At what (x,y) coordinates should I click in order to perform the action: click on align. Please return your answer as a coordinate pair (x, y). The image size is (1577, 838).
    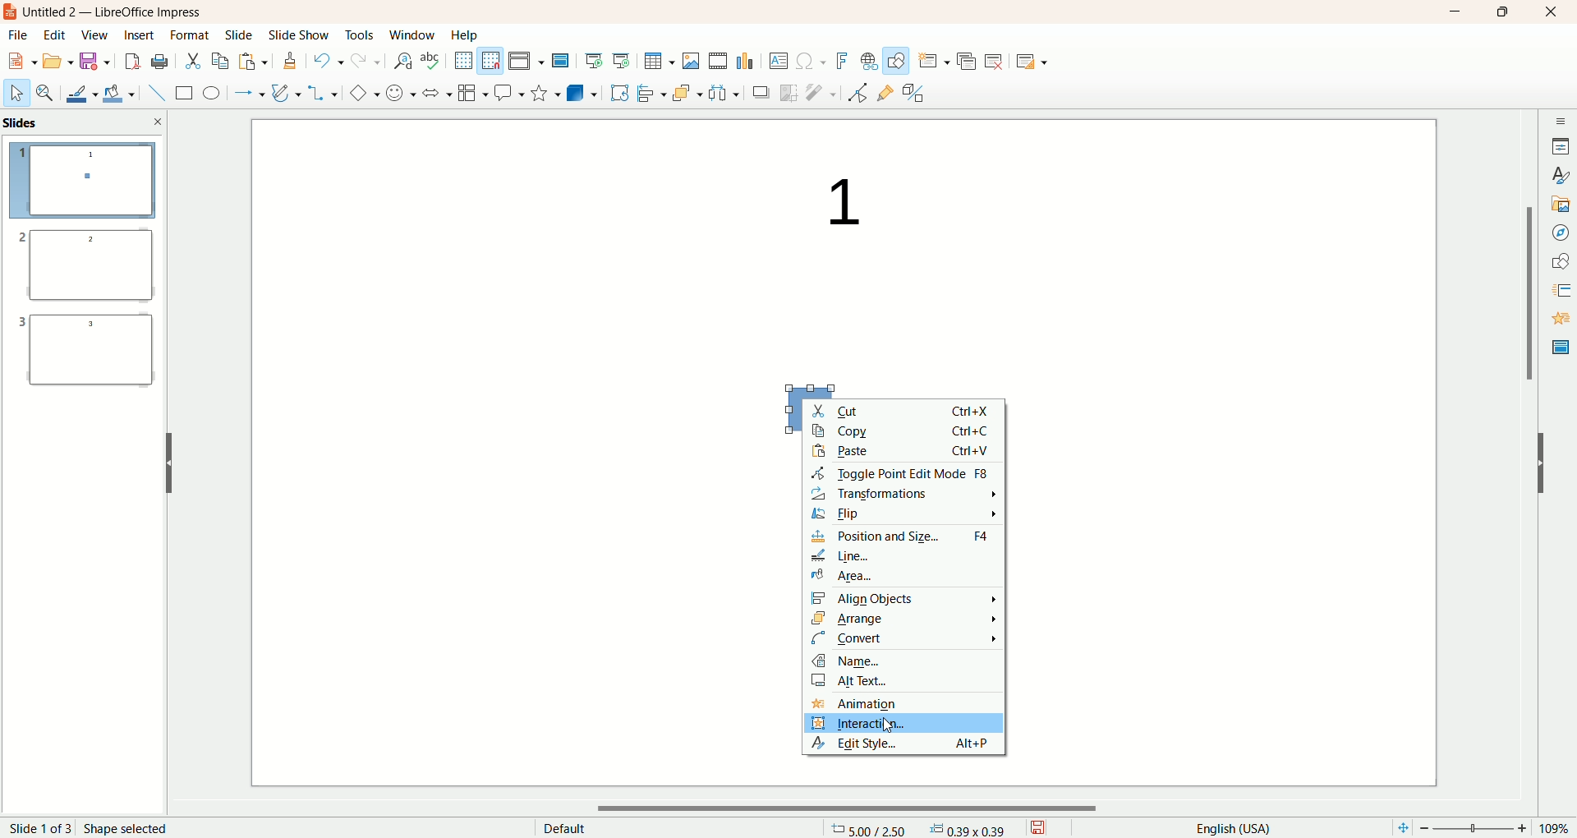
    Looking at the image, I should click on (650, 91).